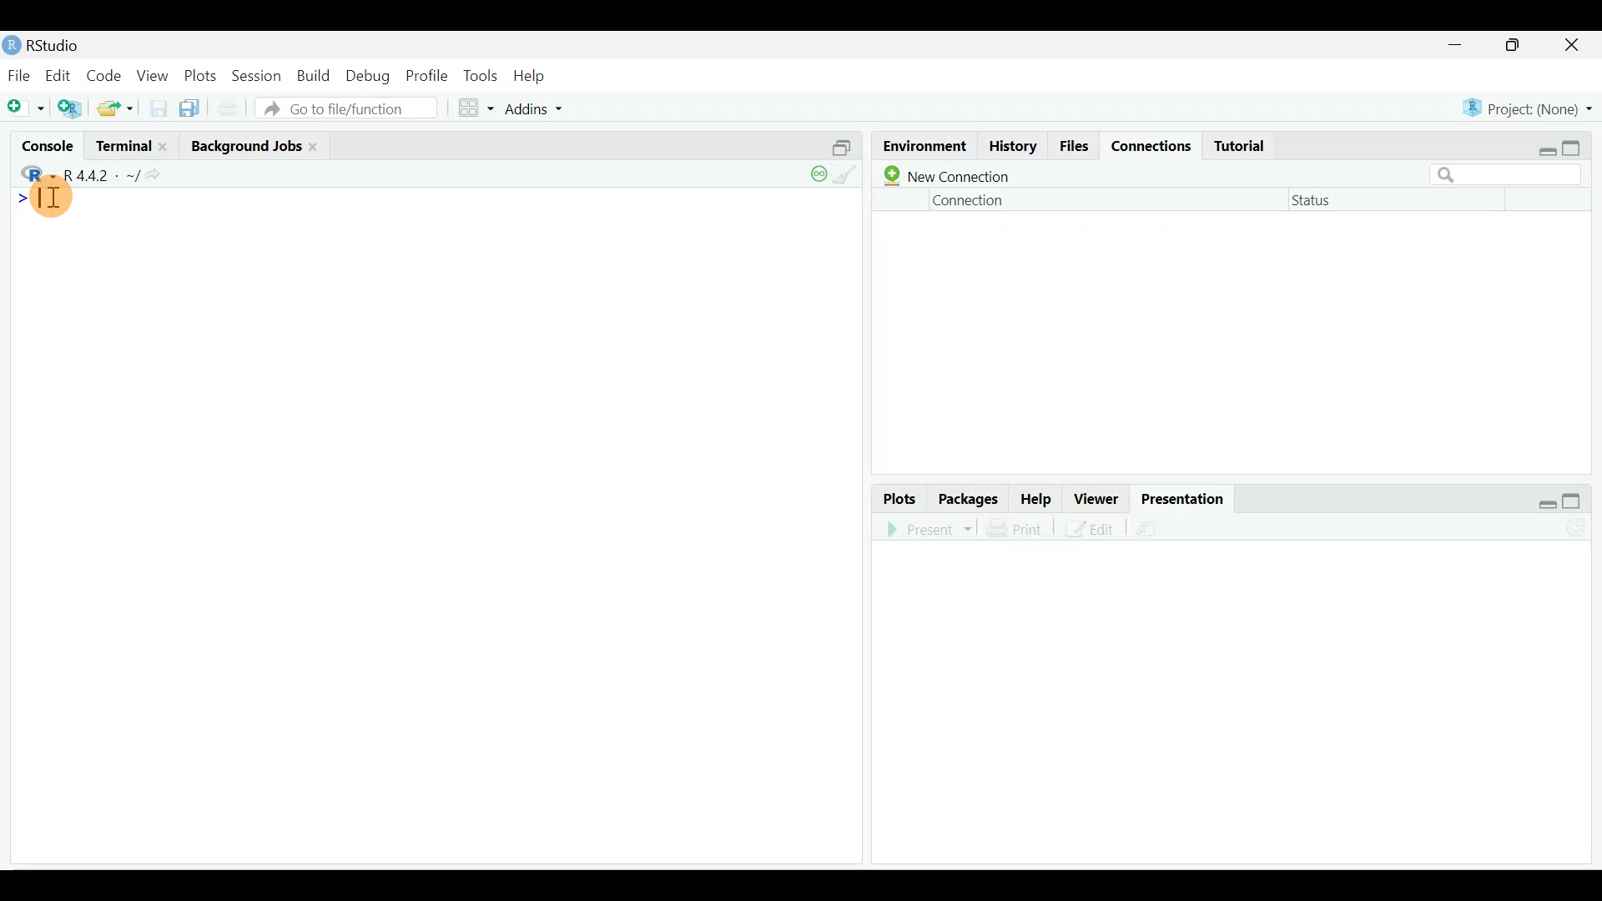 The image size is (1602, 901). I want to click on Print current file, so click(227, 109).